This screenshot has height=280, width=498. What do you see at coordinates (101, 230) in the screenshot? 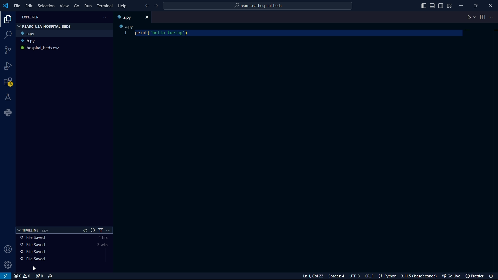
I see `filter timeline` at bounding box center [101, 230].